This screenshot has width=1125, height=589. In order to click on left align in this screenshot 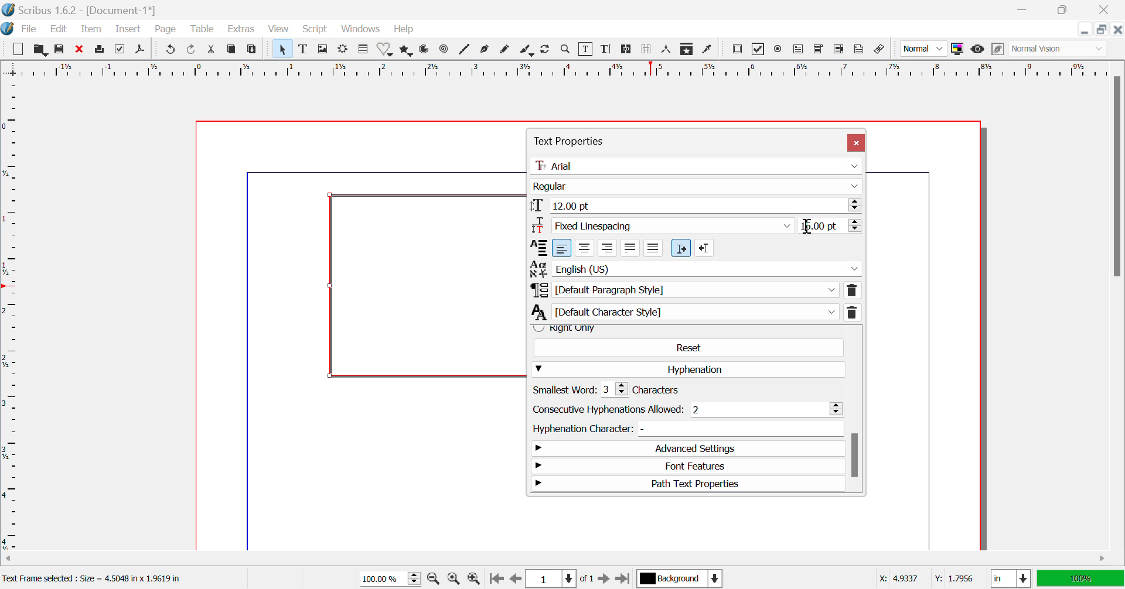, I will do `click(562, 248)`.